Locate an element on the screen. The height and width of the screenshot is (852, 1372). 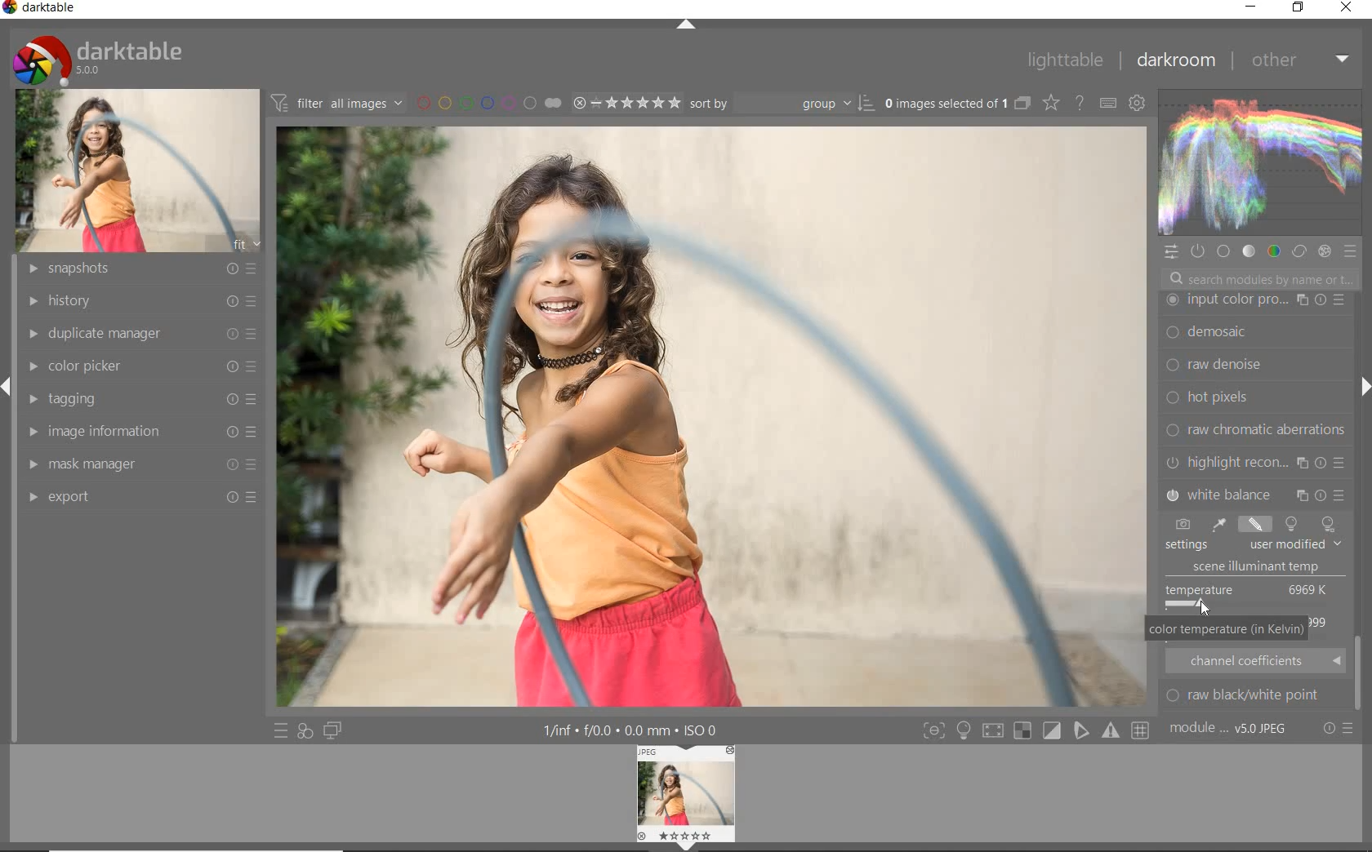
toggle mode is located at coordinates (933, 730).